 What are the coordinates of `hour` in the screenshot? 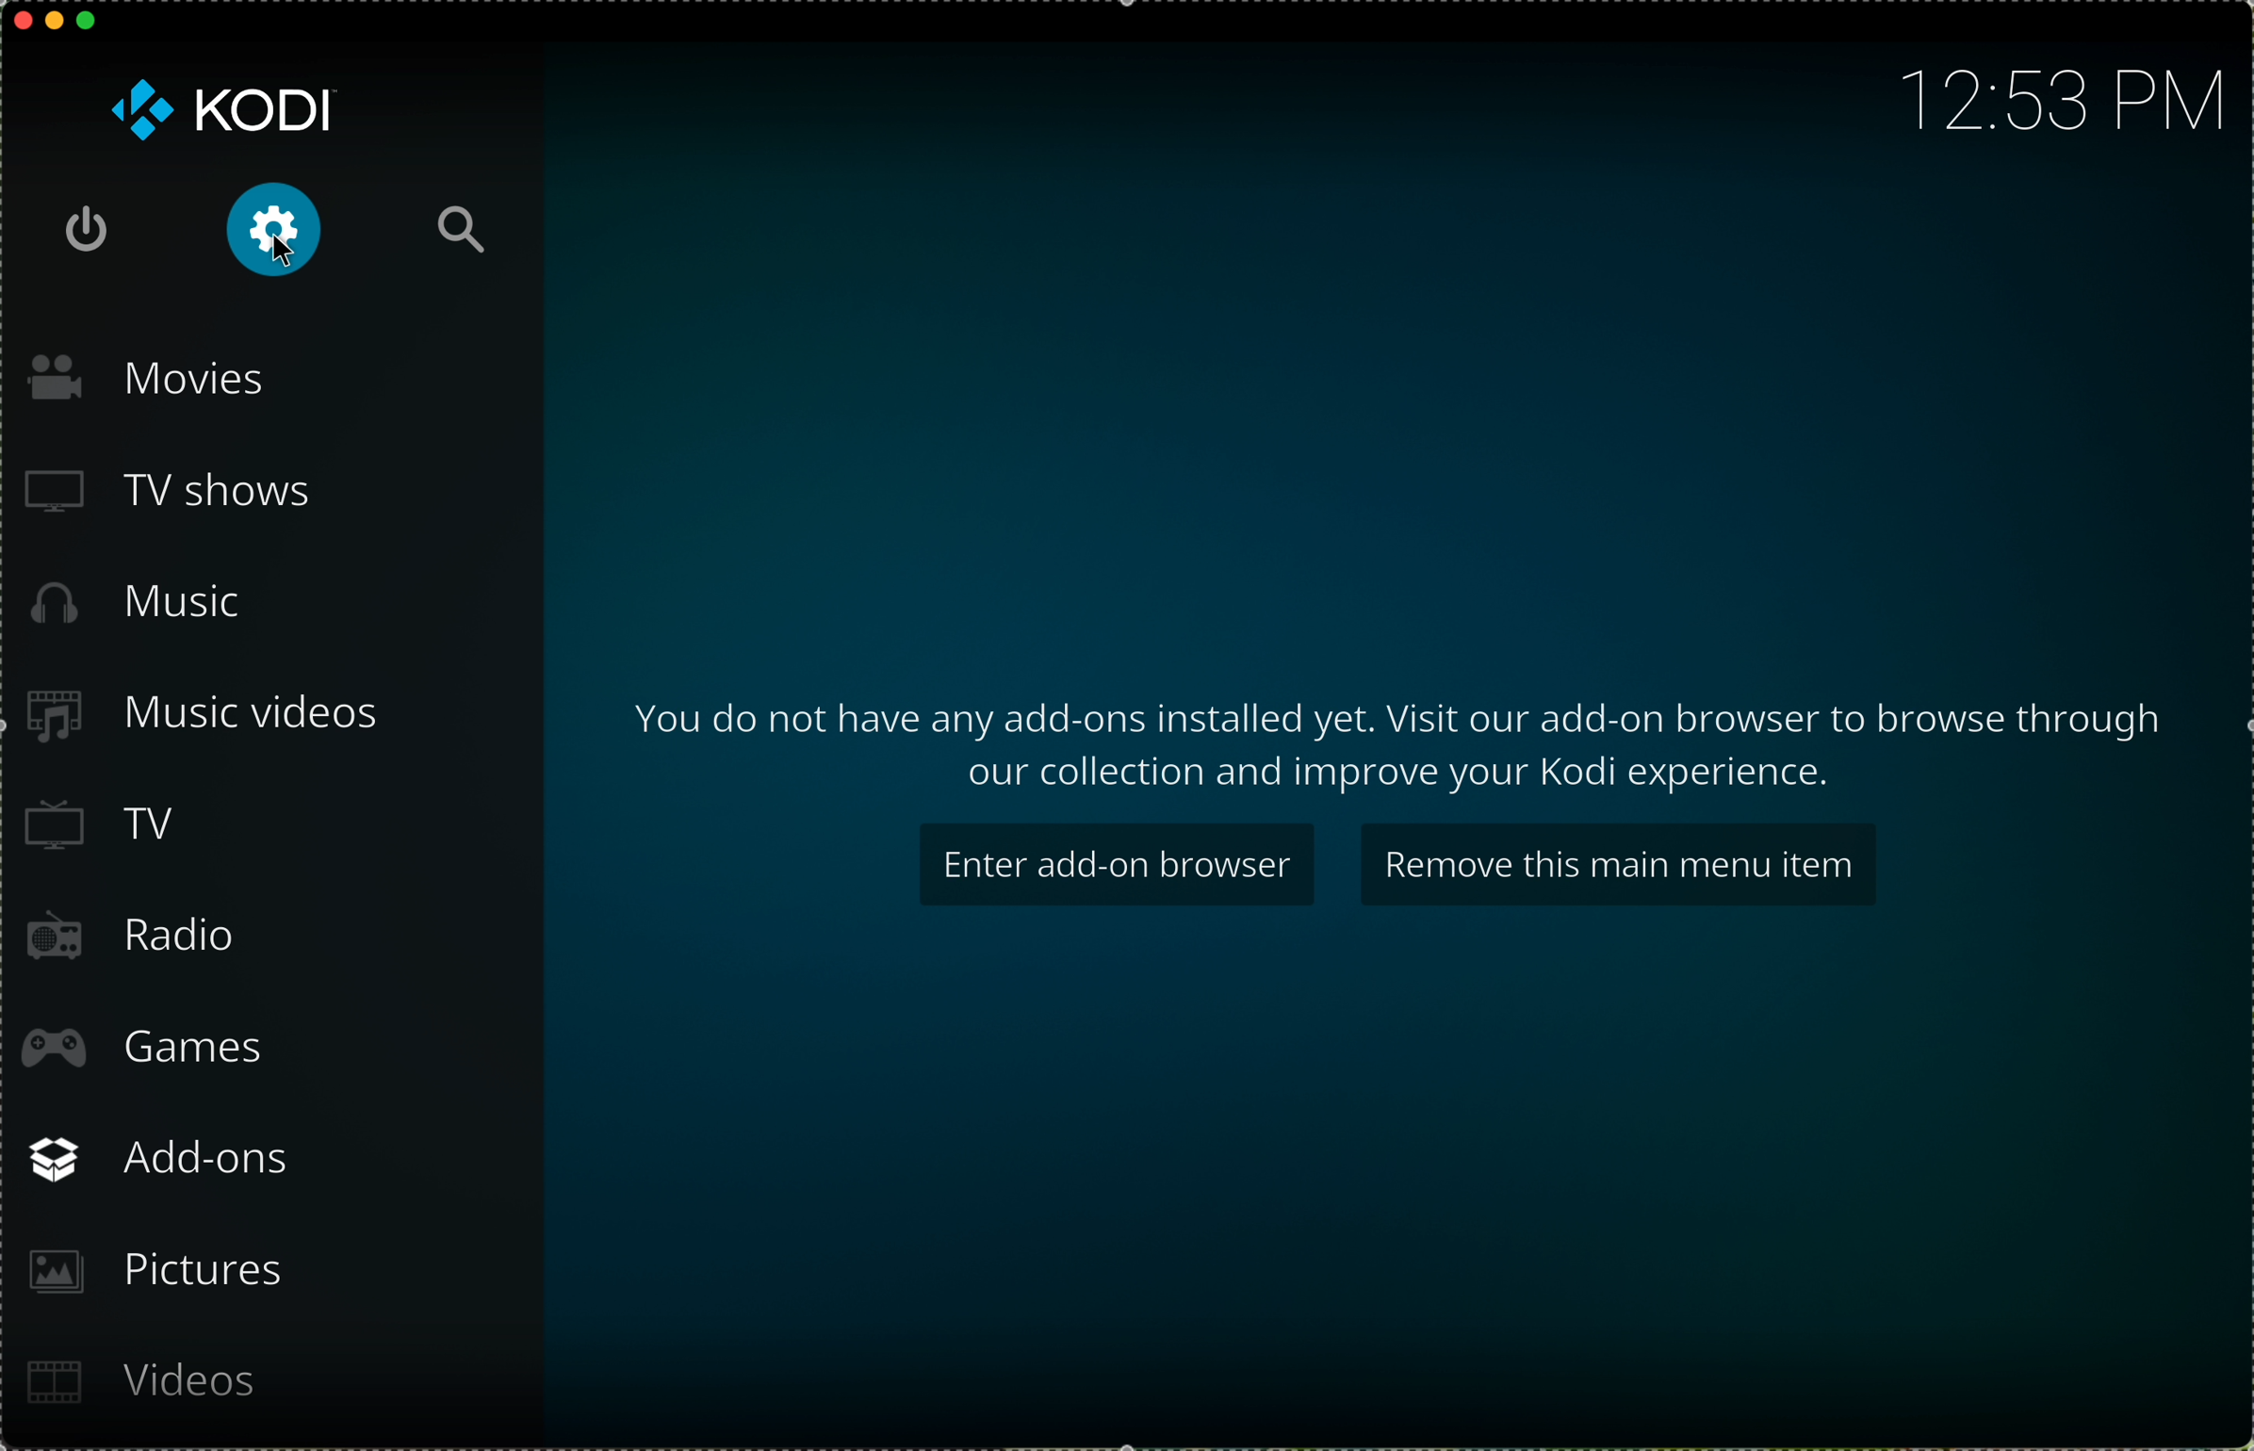 It's located at (2061, 101).